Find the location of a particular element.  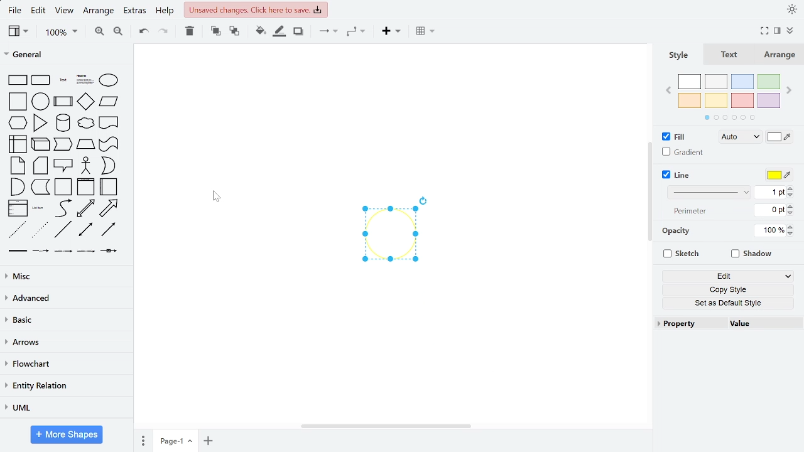

property is located at coordinates (689, 324).